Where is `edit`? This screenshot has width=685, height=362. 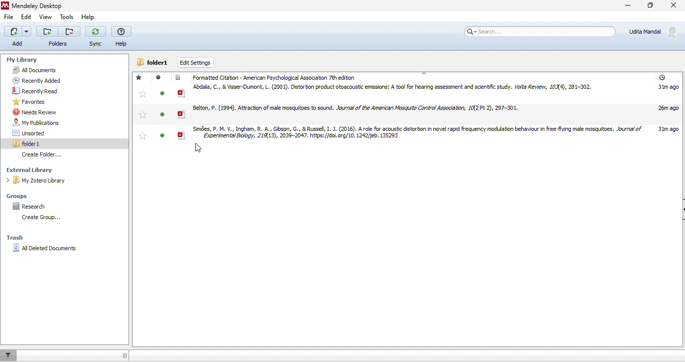 edit is located at coordinates (27, 17).